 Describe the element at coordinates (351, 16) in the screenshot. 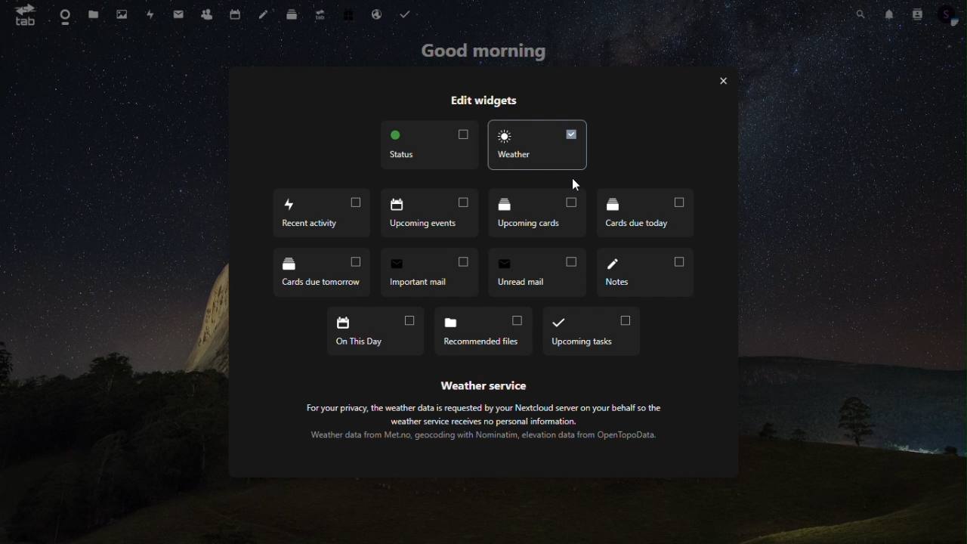

I see `free trial` at that location.